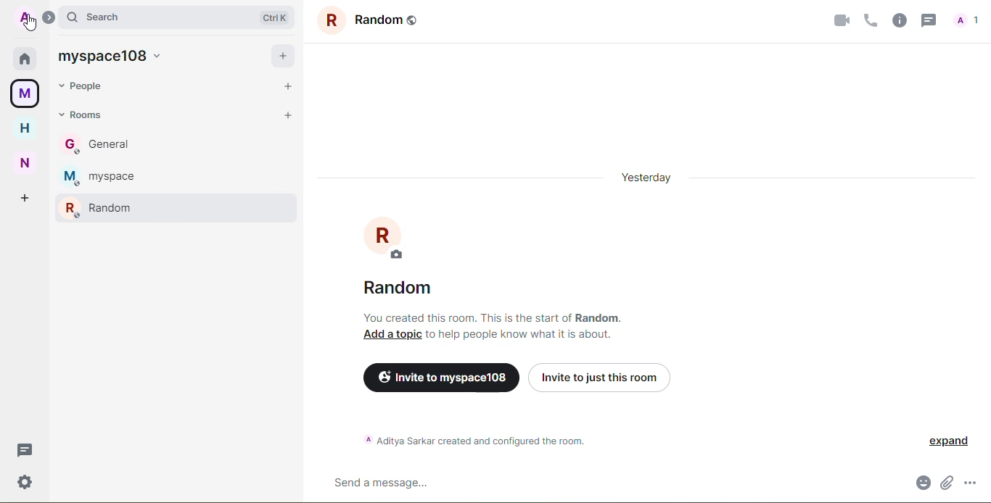  I want to click on add, so click(289, 115).